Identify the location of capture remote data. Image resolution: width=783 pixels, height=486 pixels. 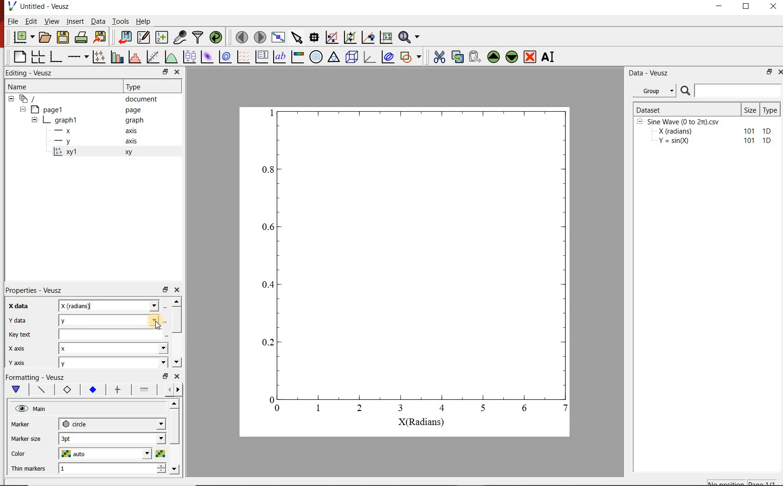
(181, 37).